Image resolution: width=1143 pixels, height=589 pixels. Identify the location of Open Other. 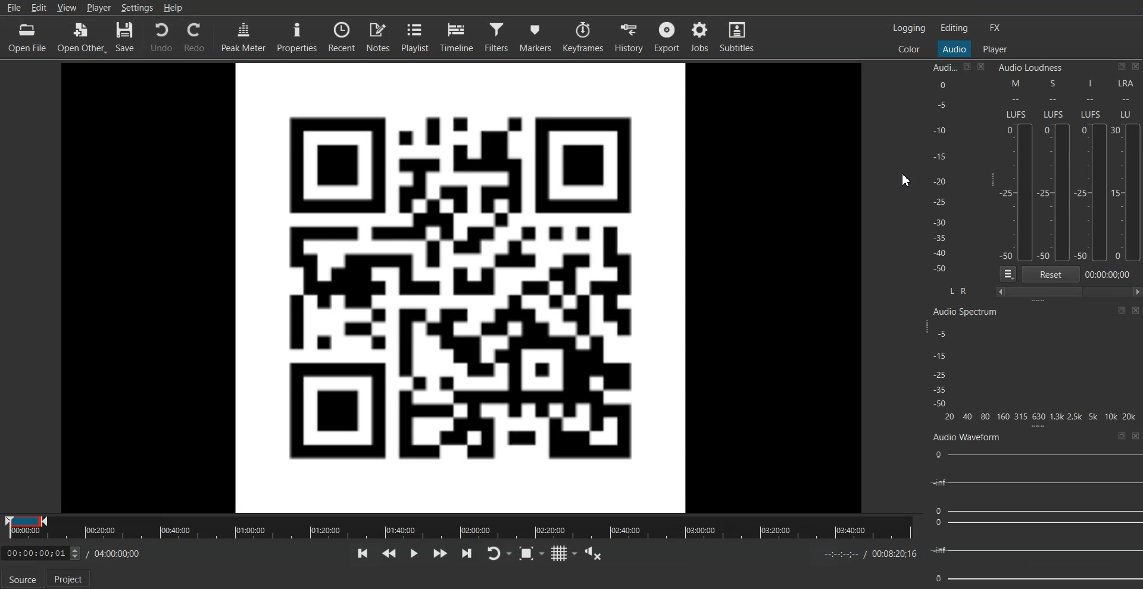
(83, 37).